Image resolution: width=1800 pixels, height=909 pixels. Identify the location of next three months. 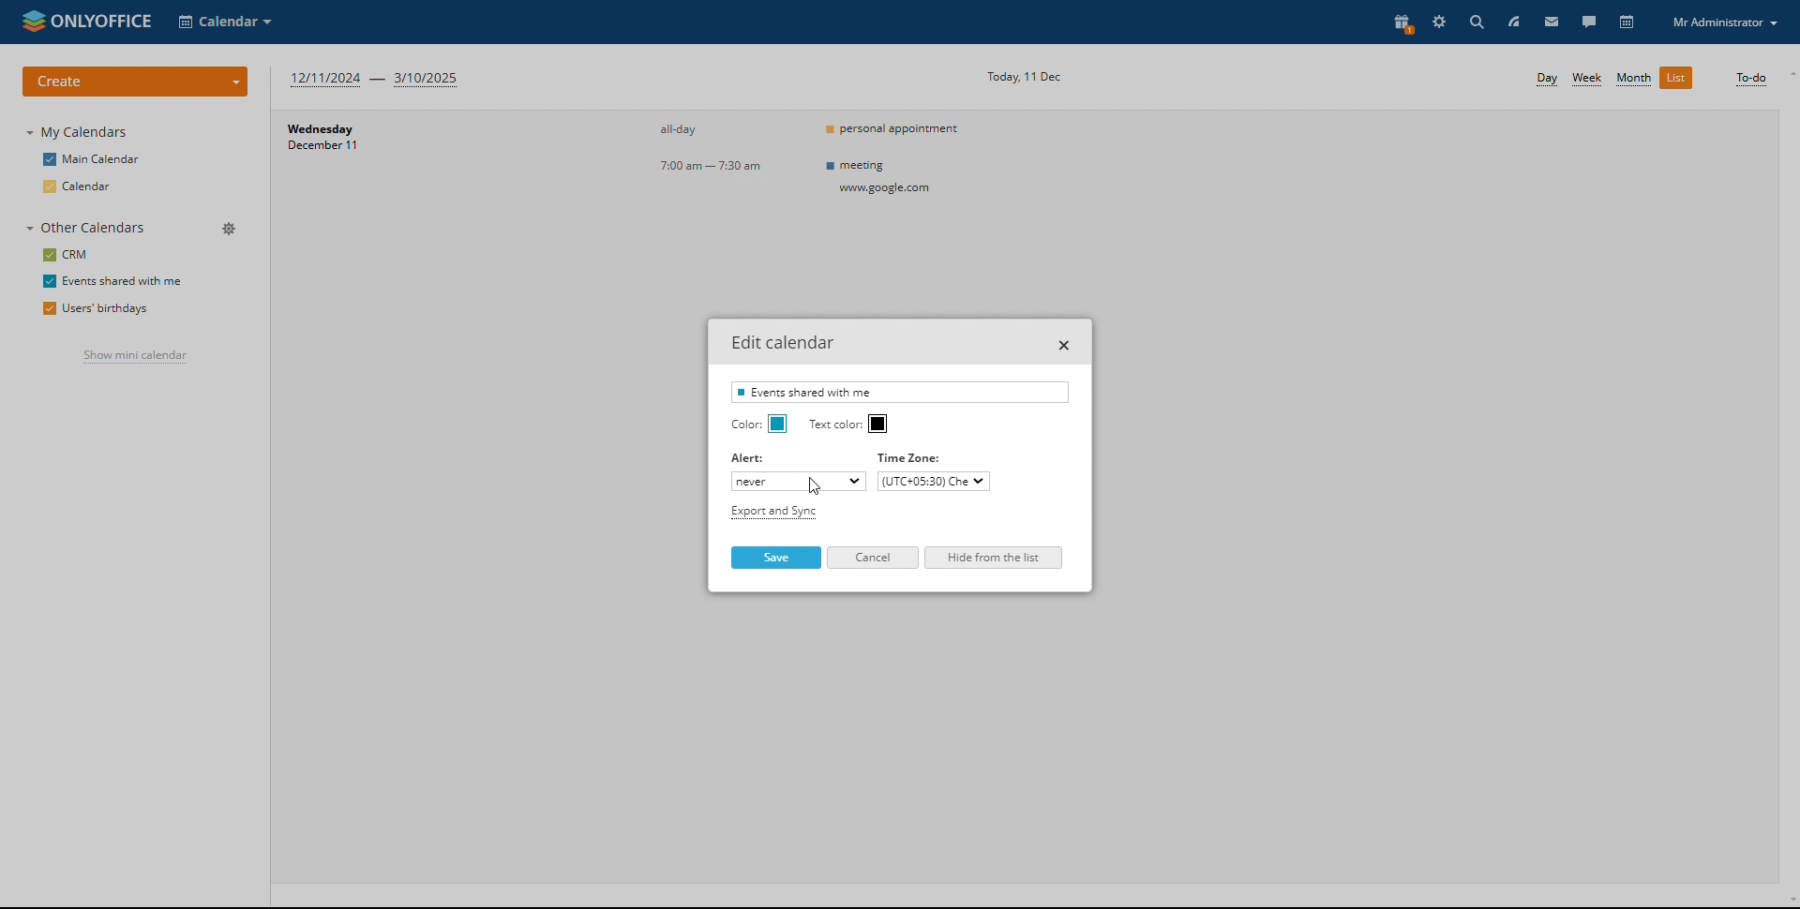
(377, 81).